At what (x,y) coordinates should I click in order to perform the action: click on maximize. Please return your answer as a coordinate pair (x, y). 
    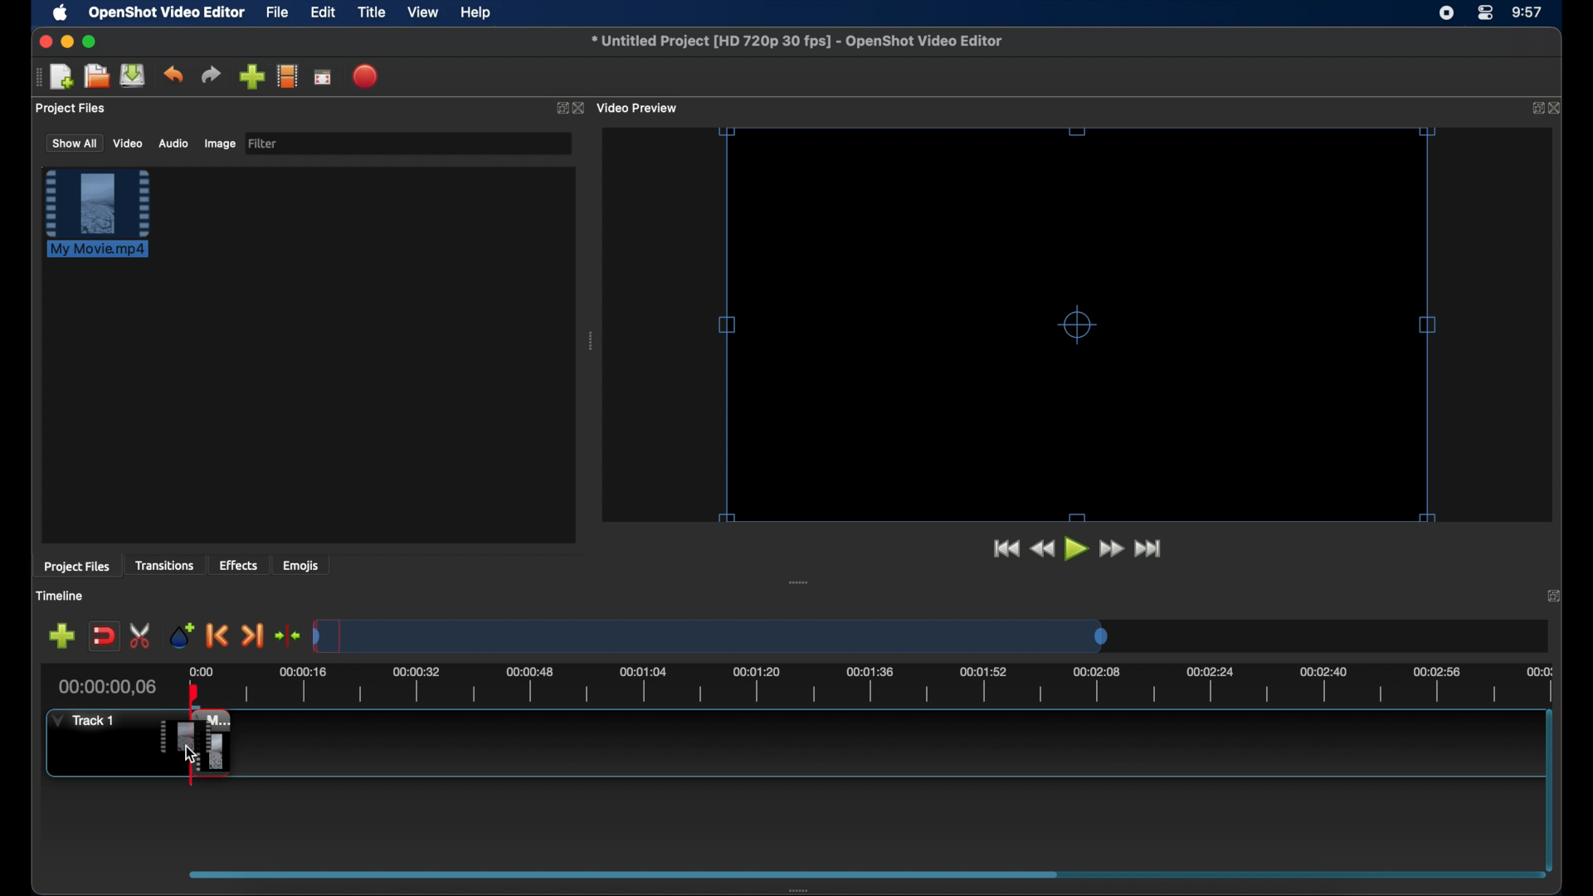
    Looking at the image, I should click on (90, 41).